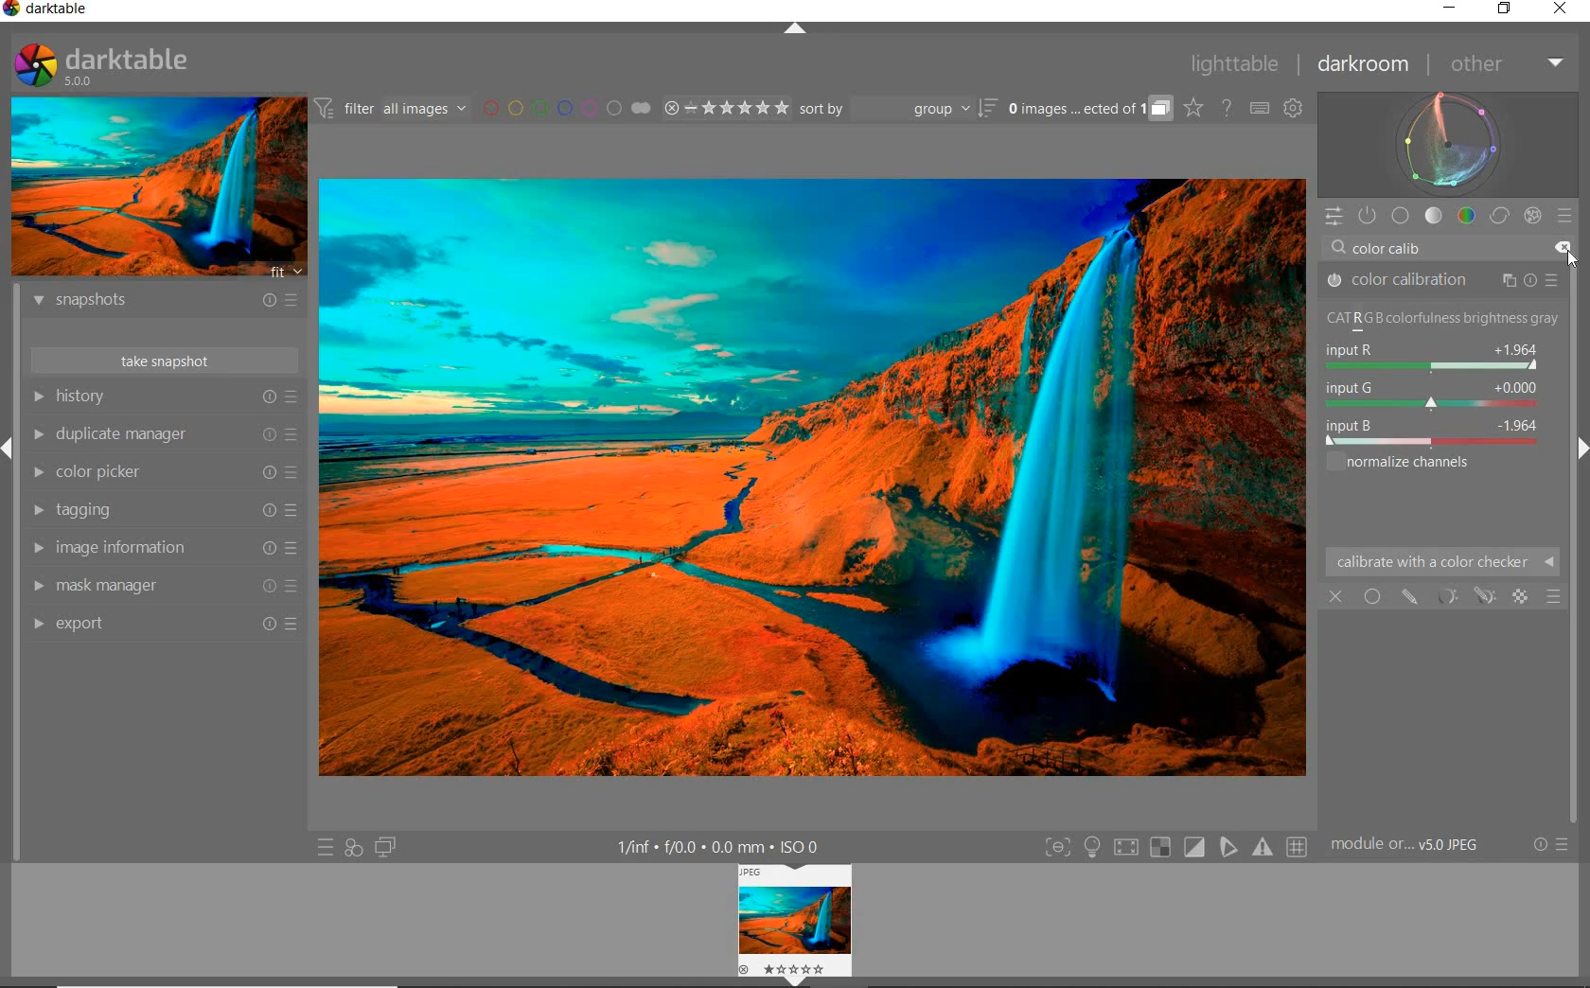  Describe the element at coordinates (164, 433) in the screenshot. I see `duplicate manager` at that location.